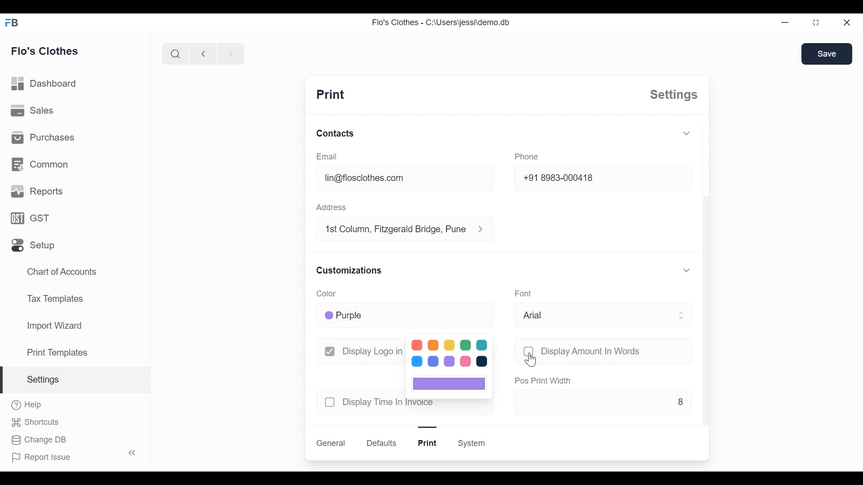  What do you see at coordinates (674, 95) in the screenshot?
I see `settings` at bounding box center [674, 95].